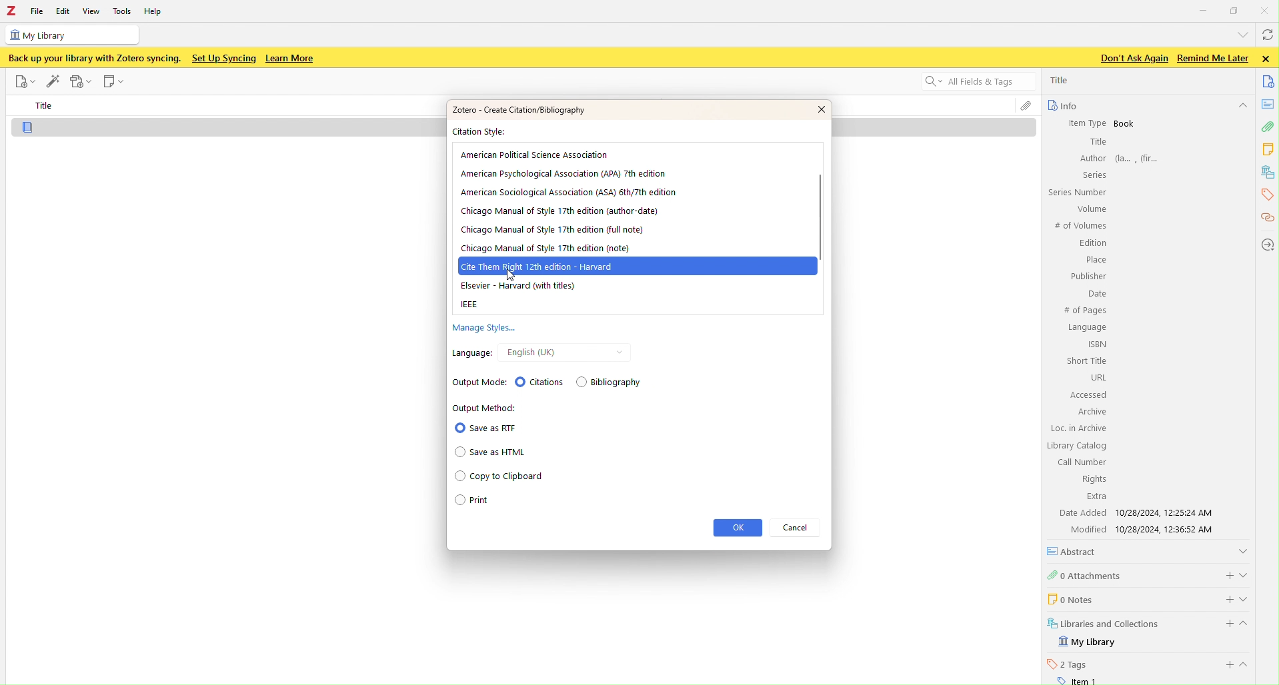 The image size is (1279, 685). Describe the element at coordinates (1090, 209) in the screenshot. I see `‘Volume` at that location.